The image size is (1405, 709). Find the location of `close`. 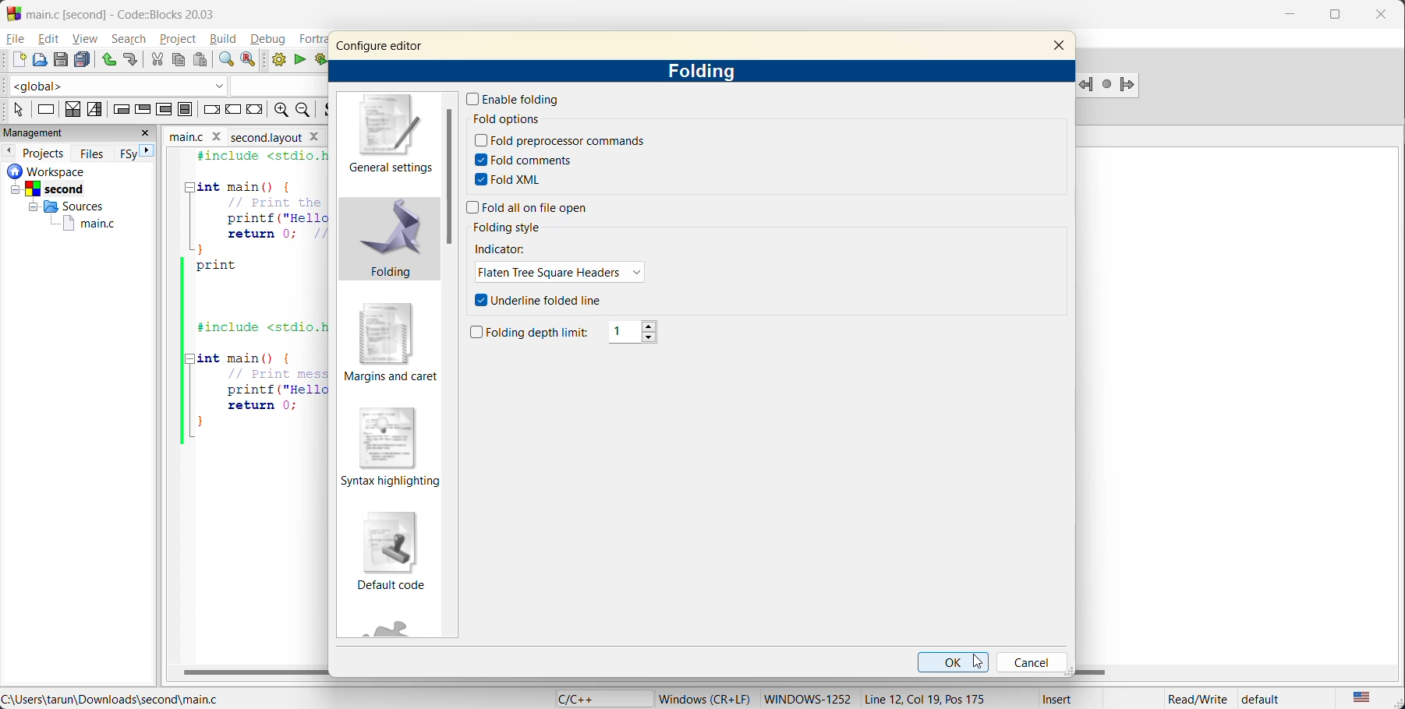

close is located at coordinates (1060, 48).